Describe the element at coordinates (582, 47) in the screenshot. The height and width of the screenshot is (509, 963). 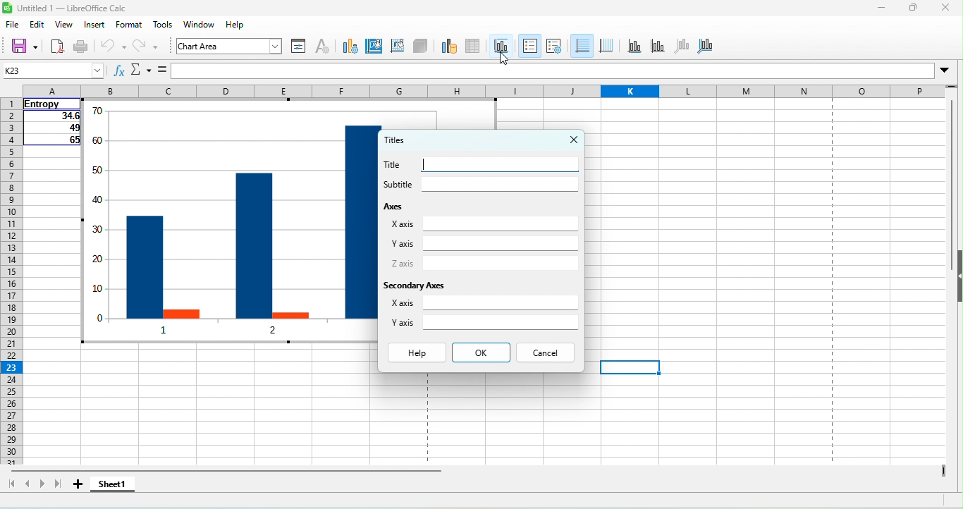
I see `horizontal gids` at that location.